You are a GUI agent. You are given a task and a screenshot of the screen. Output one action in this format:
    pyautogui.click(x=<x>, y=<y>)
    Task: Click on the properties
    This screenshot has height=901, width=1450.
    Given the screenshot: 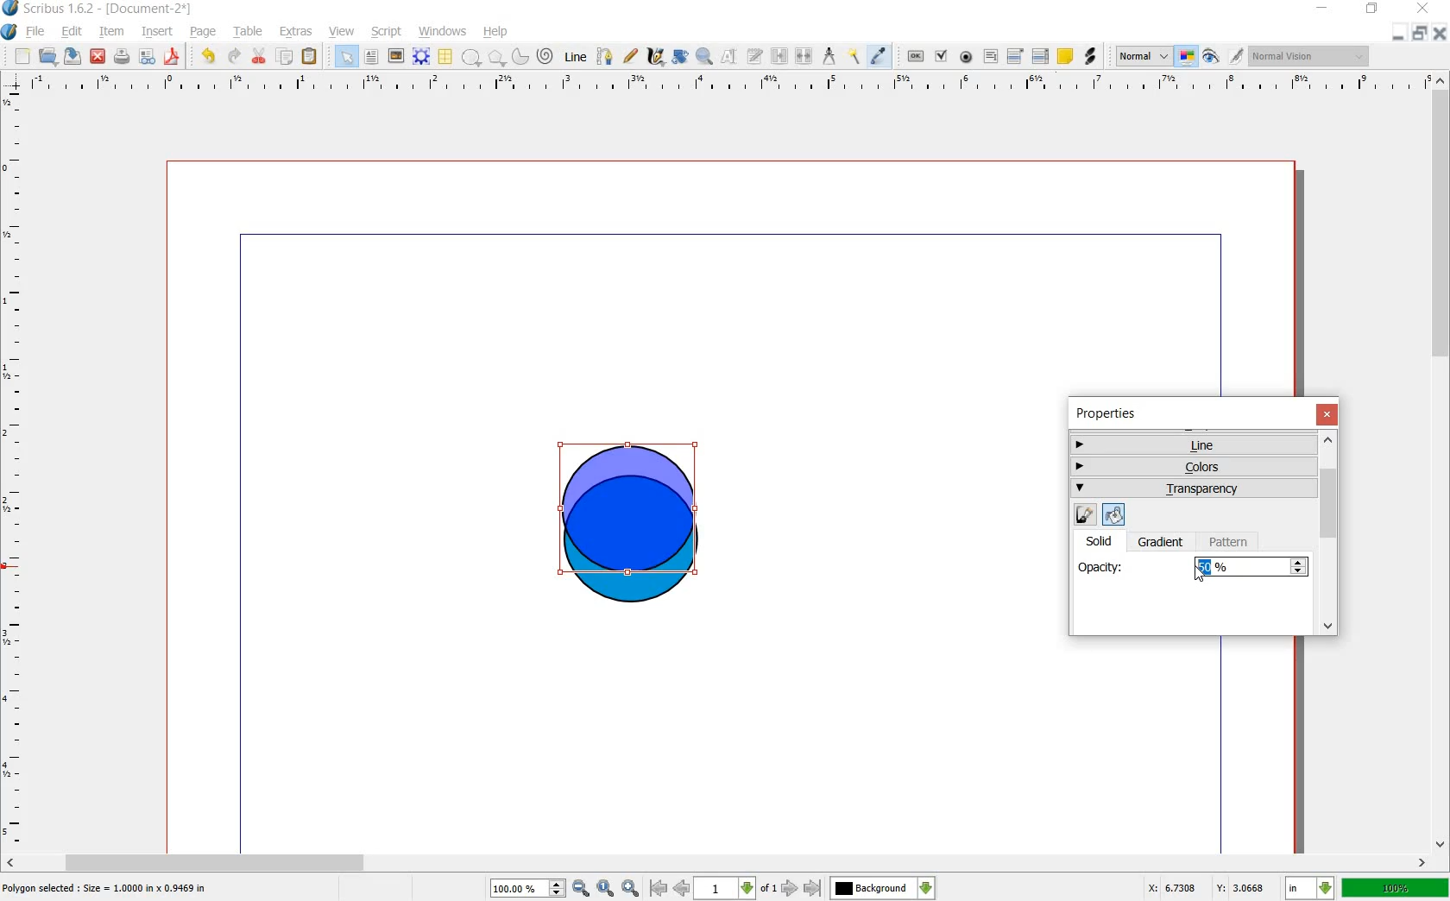 What is the action you would take?
    pyautogui.click(x=1112, y=413)
    